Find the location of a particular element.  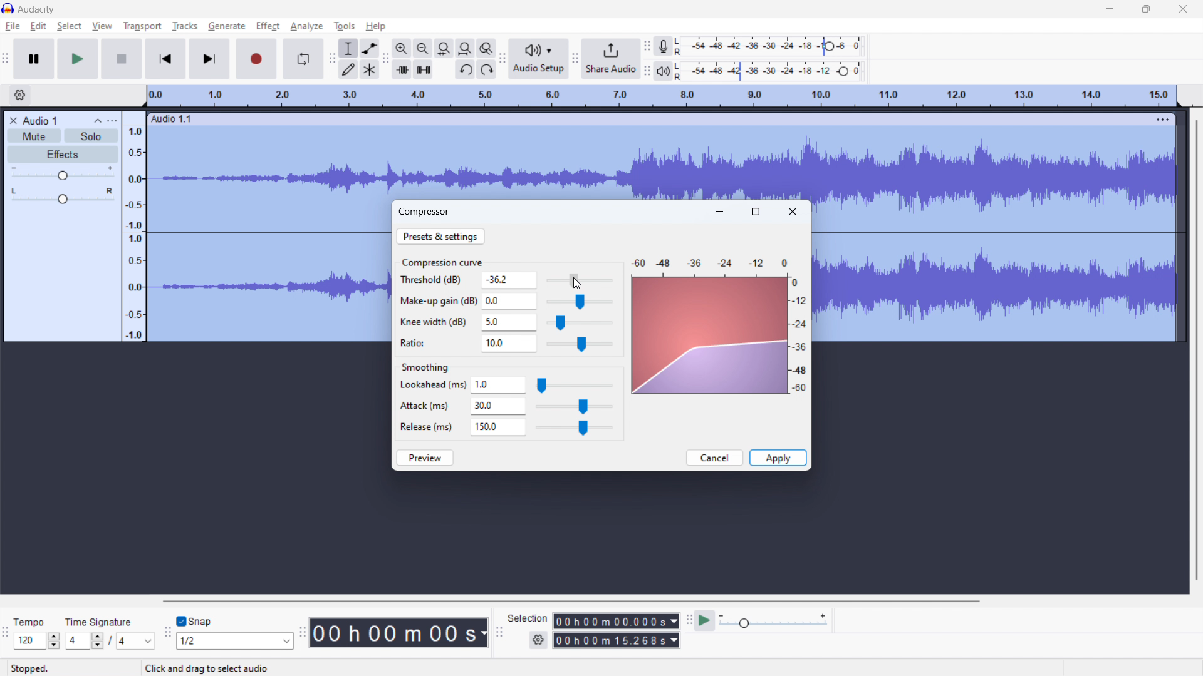

settings is located at coordinates (538, 640).